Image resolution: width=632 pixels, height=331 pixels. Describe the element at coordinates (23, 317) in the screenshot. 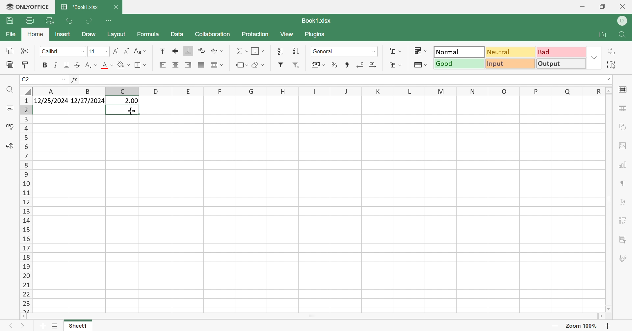

I see `Scroll Left` at that location.